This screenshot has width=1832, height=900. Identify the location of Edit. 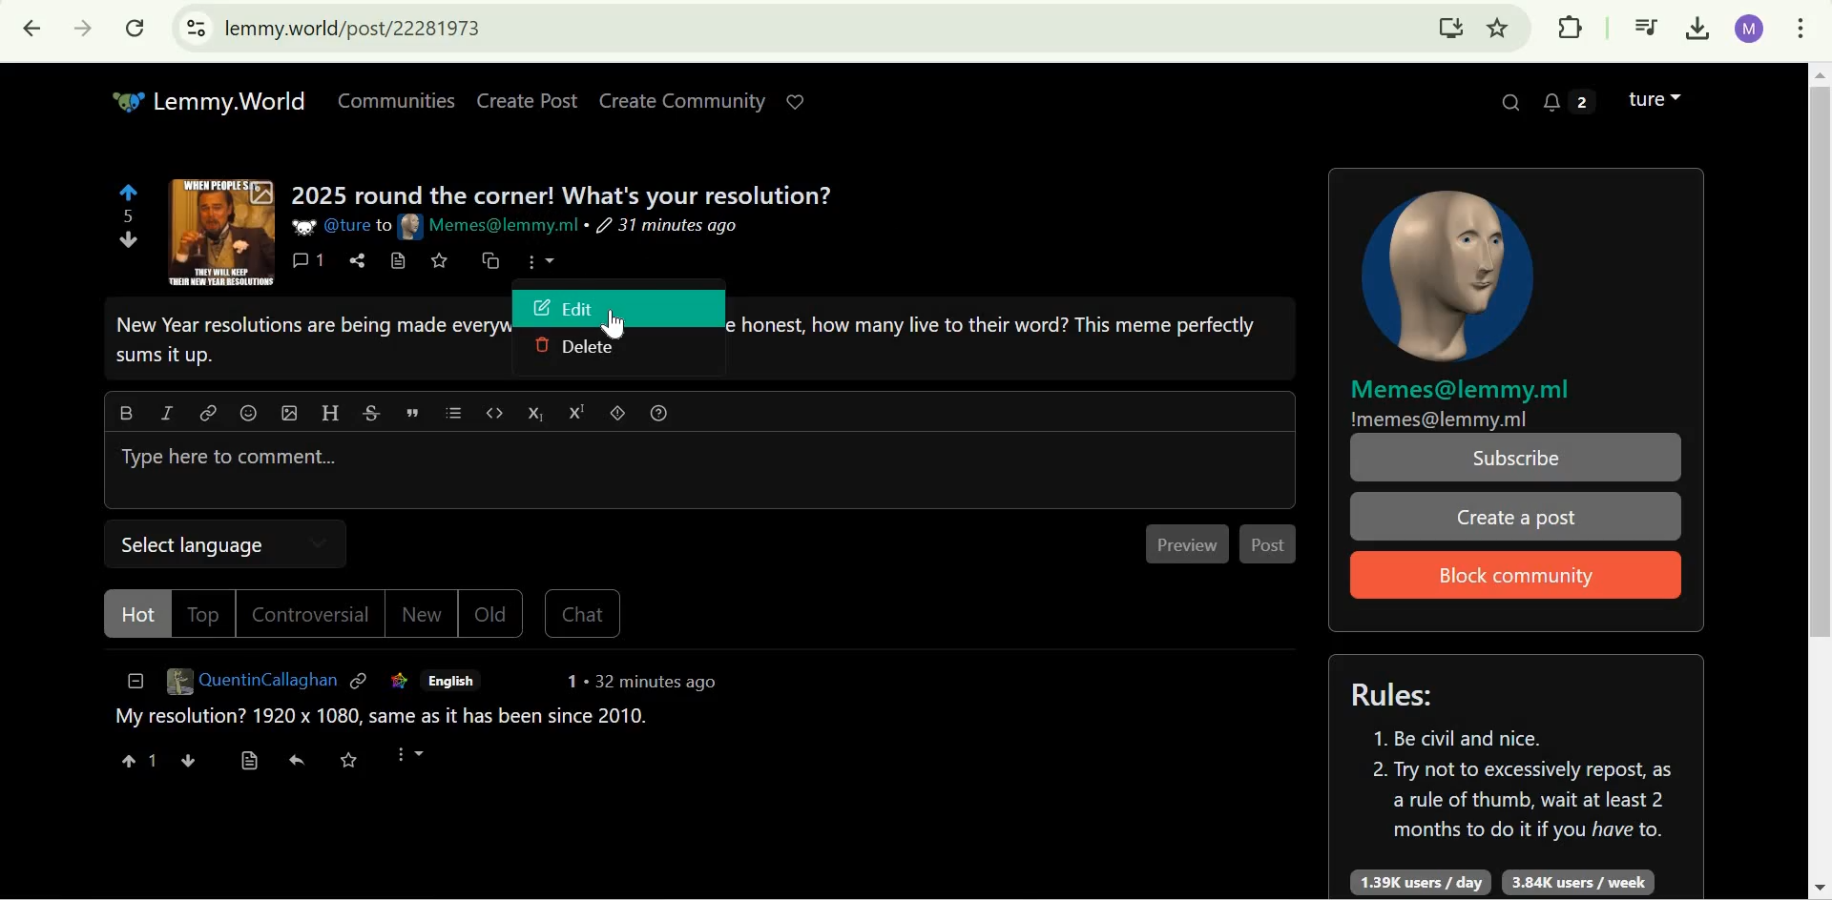
(619, 308).